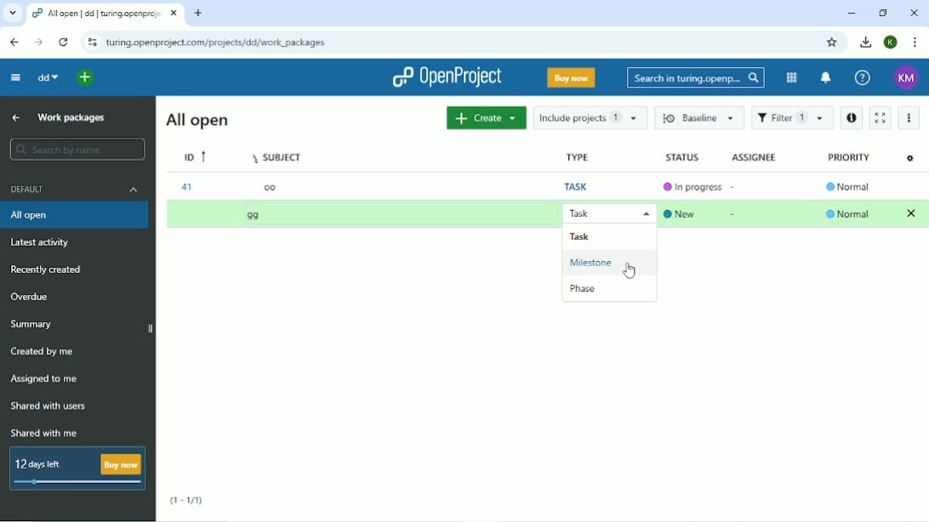  What do you see at coordinates (75, 191) in the screenshot?
I see `Default` at bounding box center [75, 191].